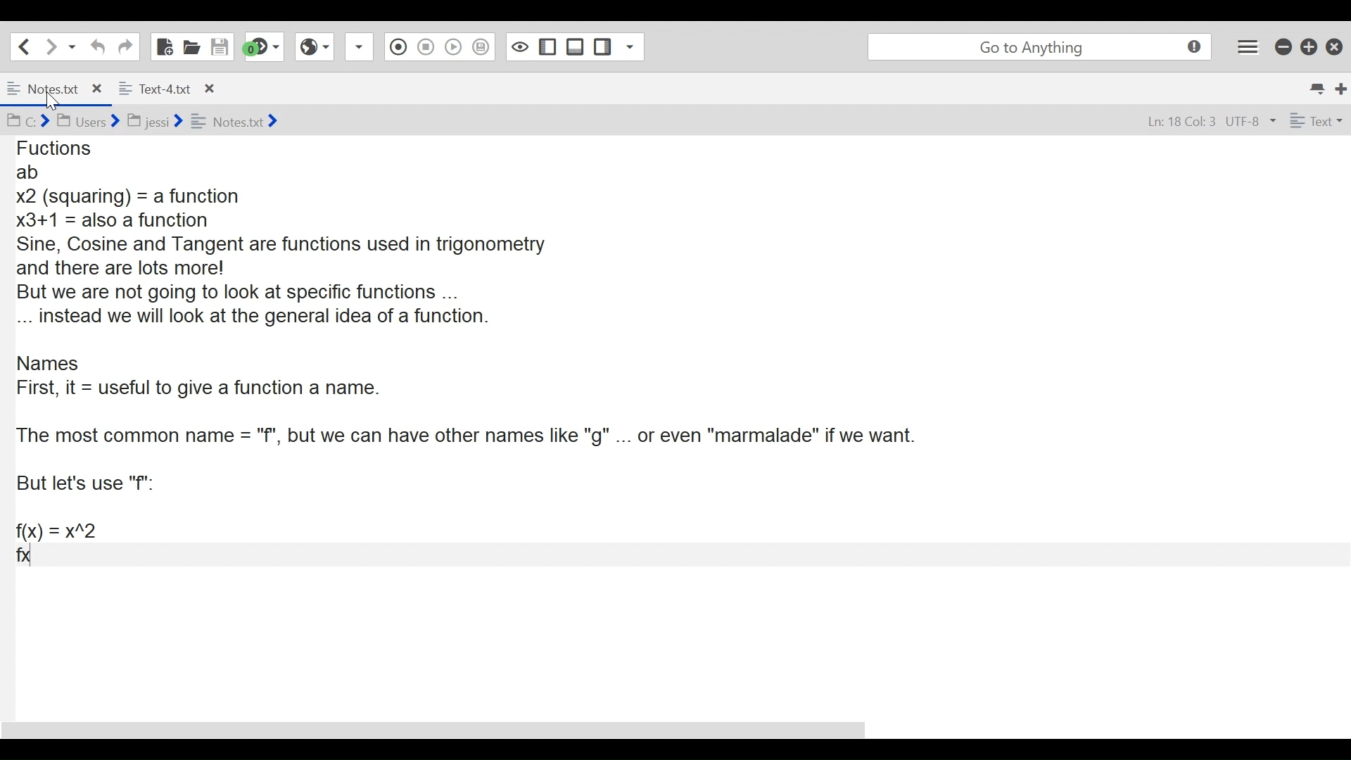 The width and height of the screenshot is (1351, 760). What do you see at coordinates (125, 46) in the screenshot?
I see `Redo last action` at bounding box center [125, 46].